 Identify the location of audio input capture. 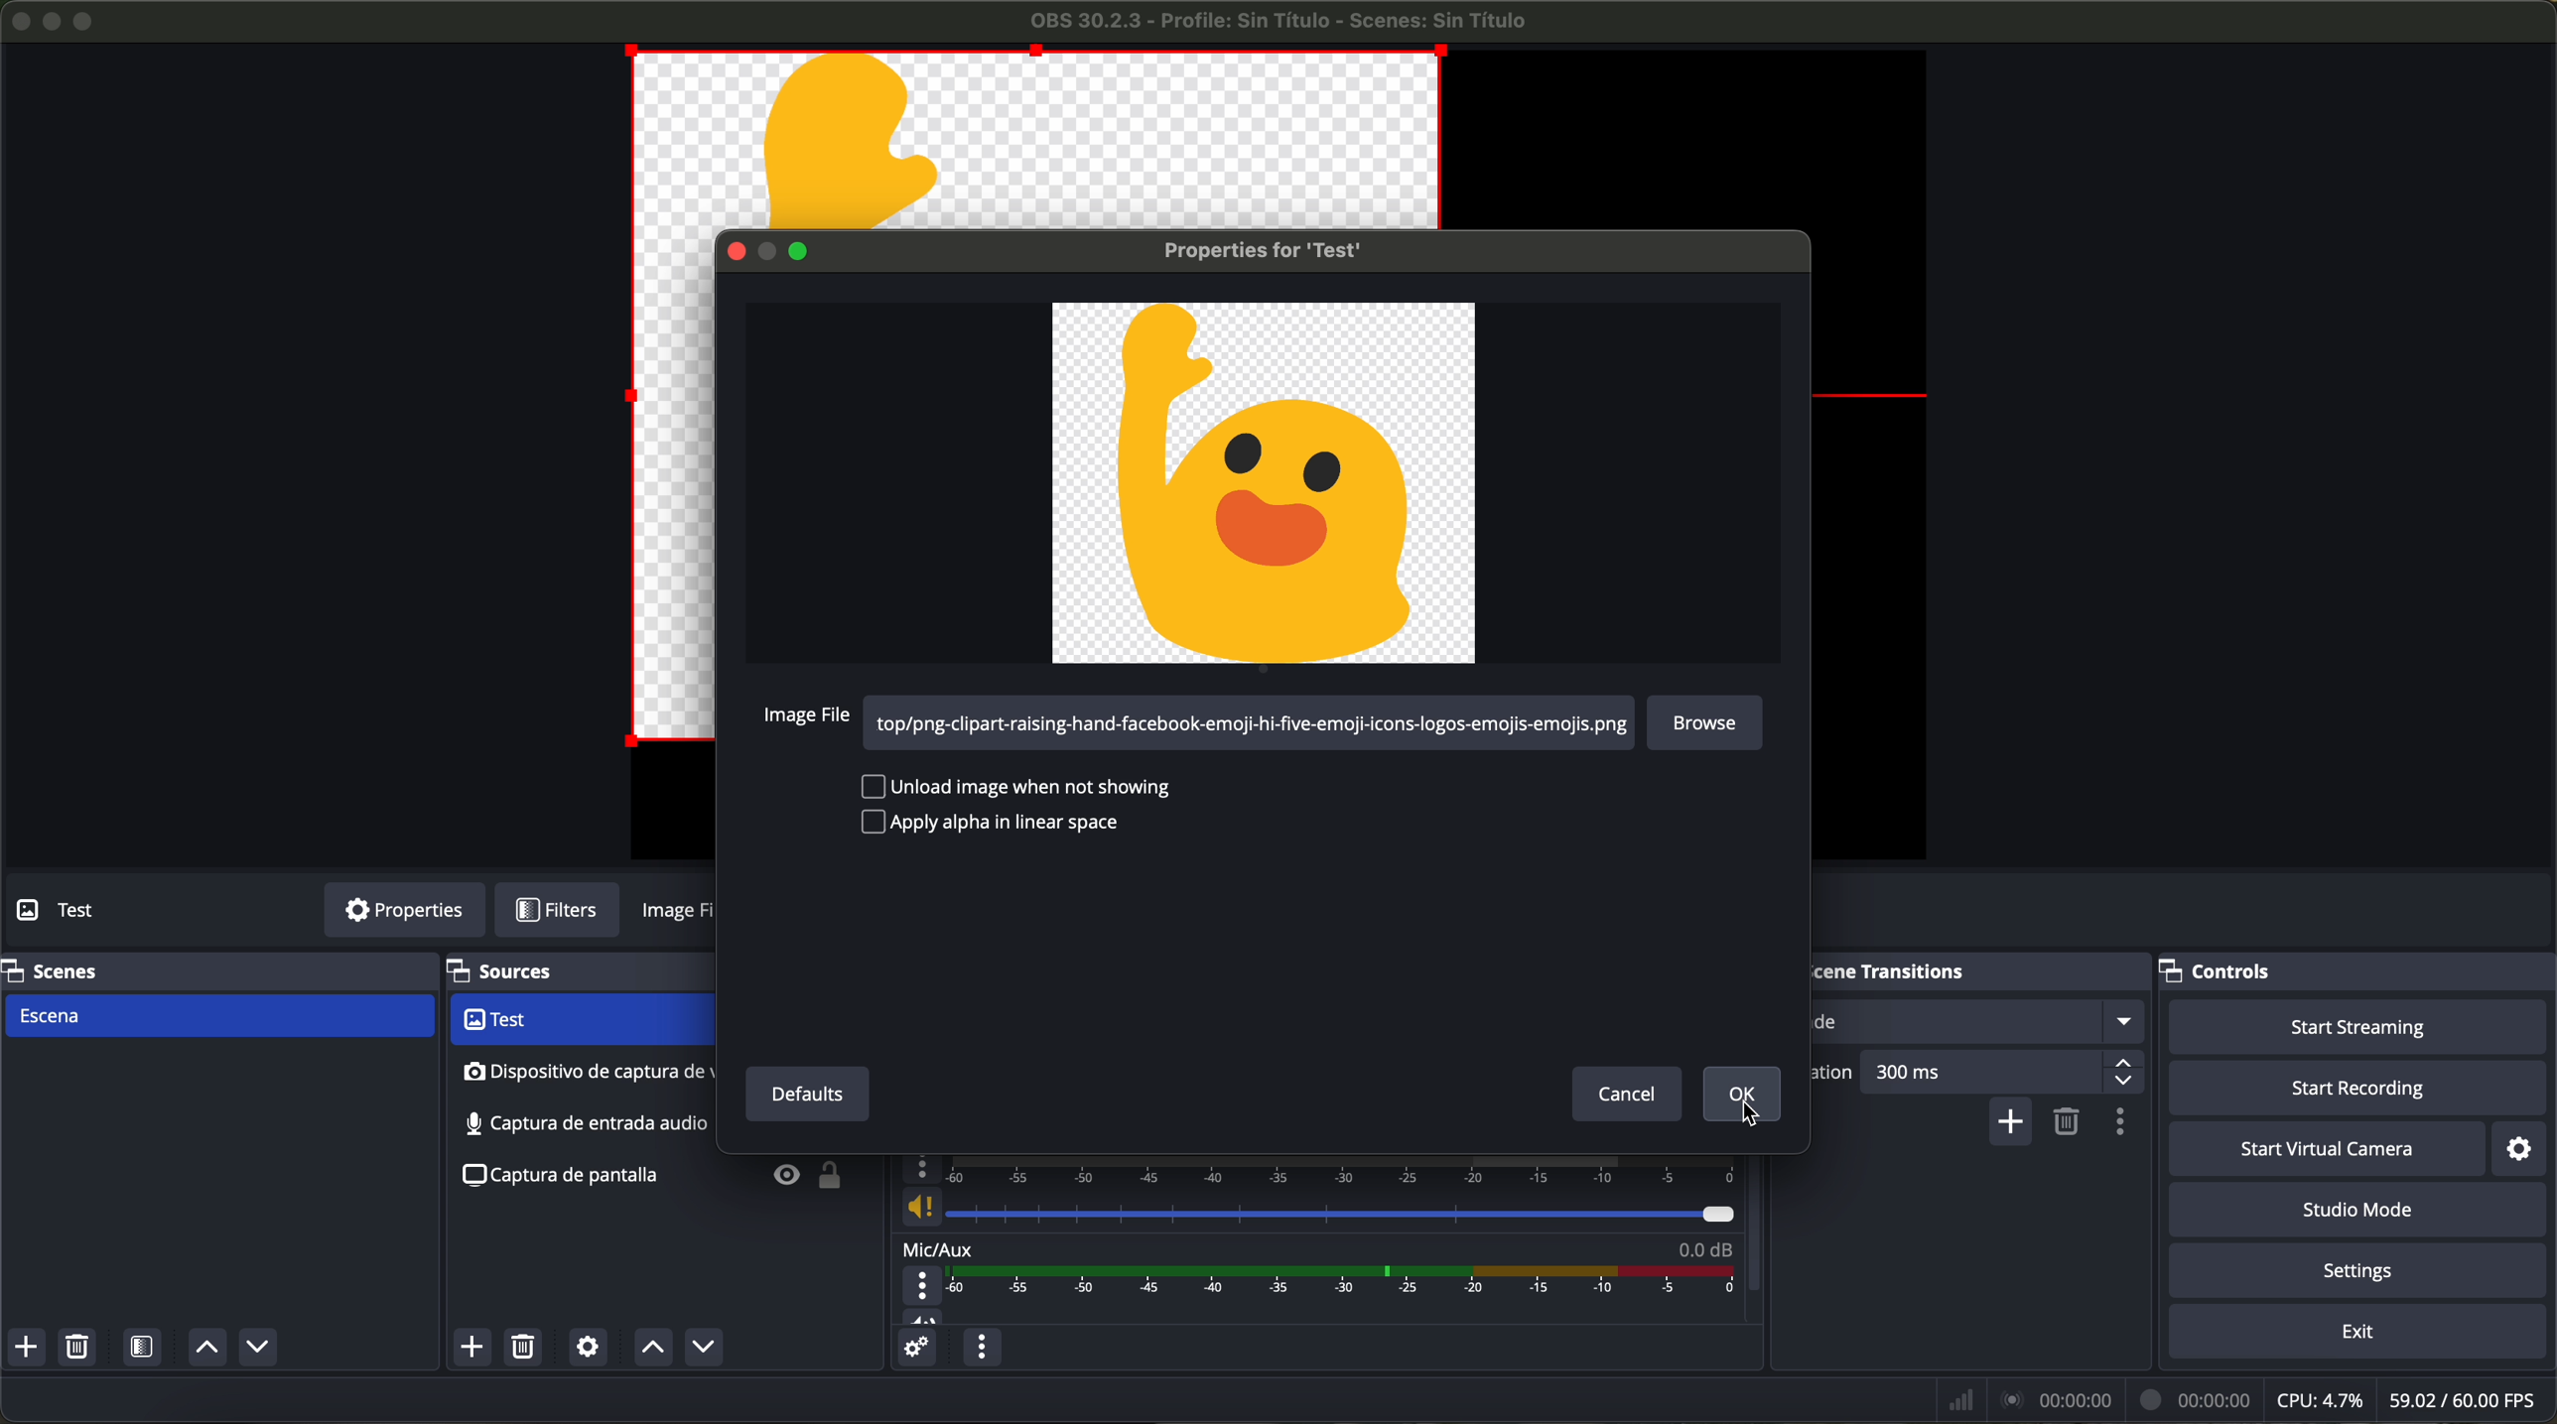
(584, 1073).